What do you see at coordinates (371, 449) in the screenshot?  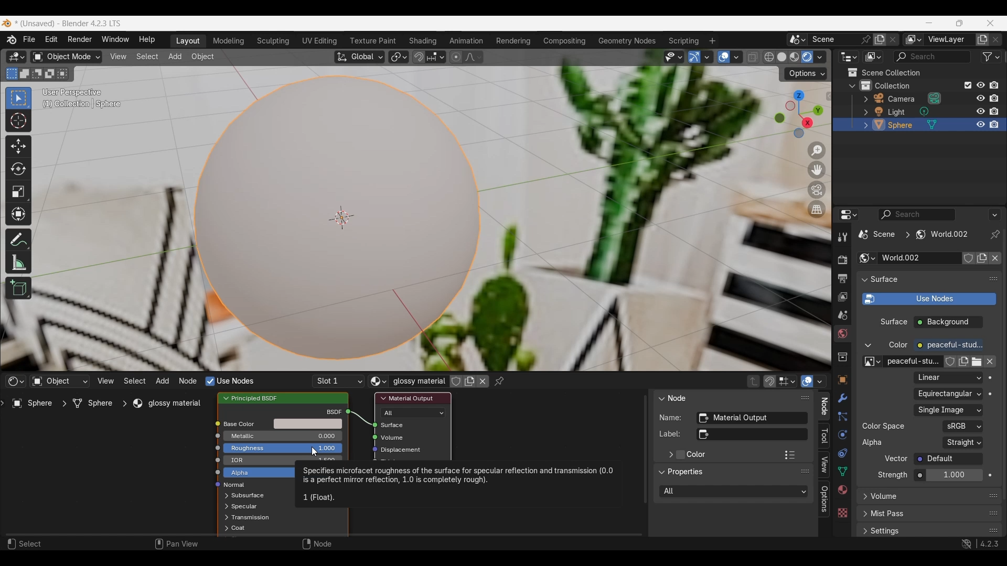 I see `icon` at bounding box center [371, 449].